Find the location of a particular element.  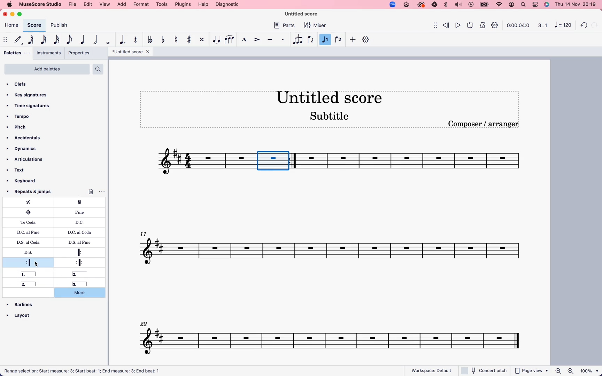

right and left repeat sign is located at coordinates (77, 262).